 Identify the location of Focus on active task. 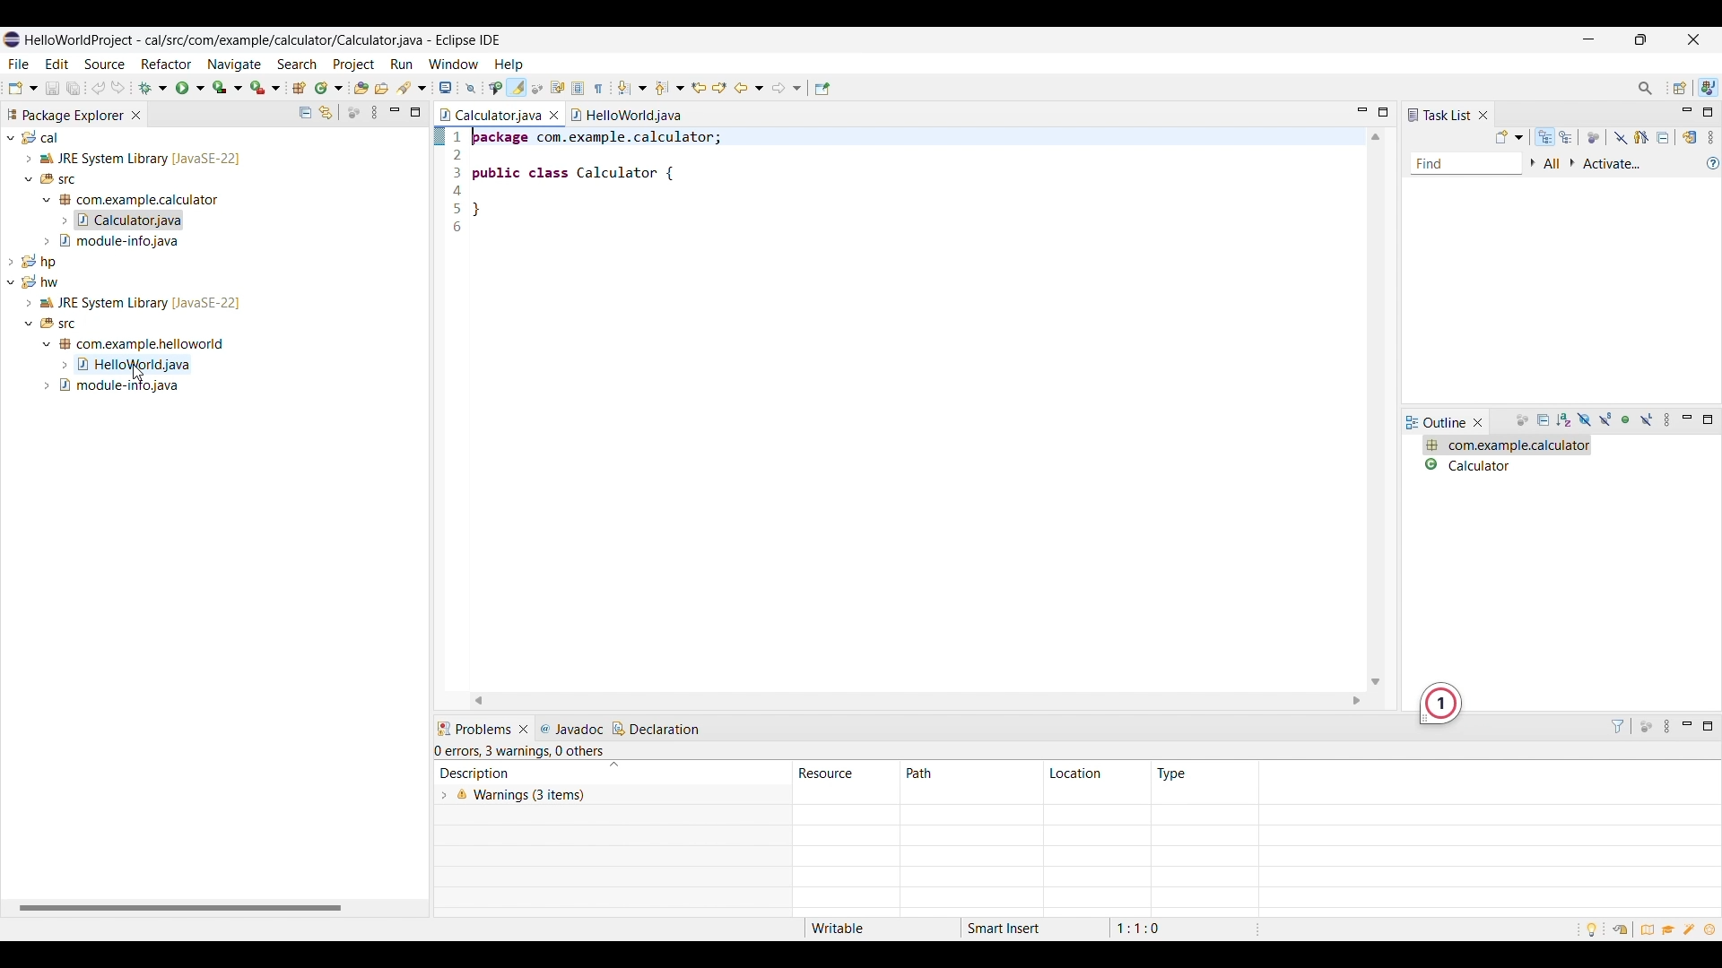
(1522, 421).